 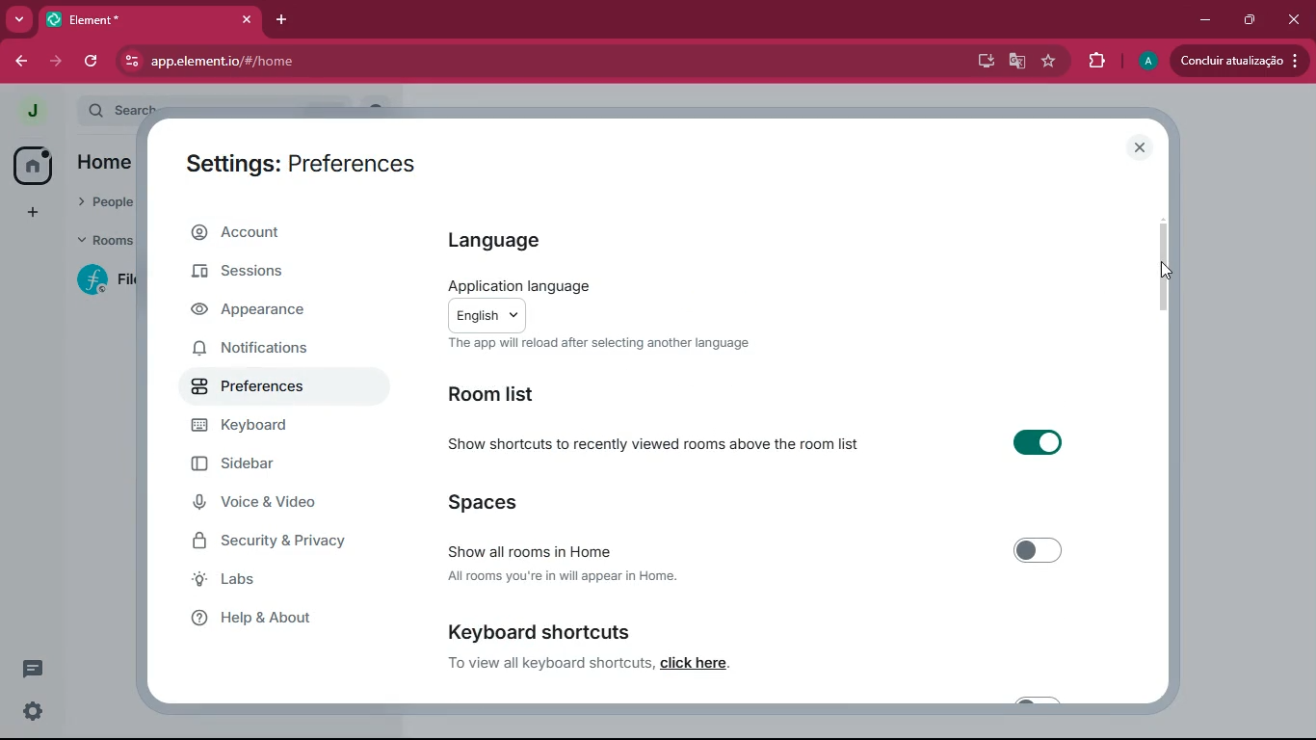 What do you see at coordinates (600, 343) in the screenshot?
I see `text` at bounding box center [600, 343].